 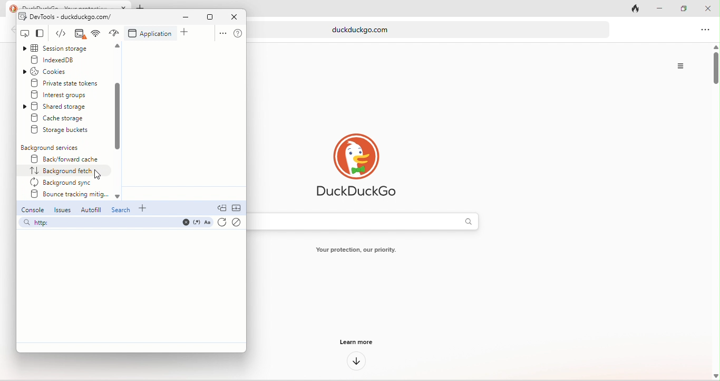 I want to click on application, so click(x=151, y=34).